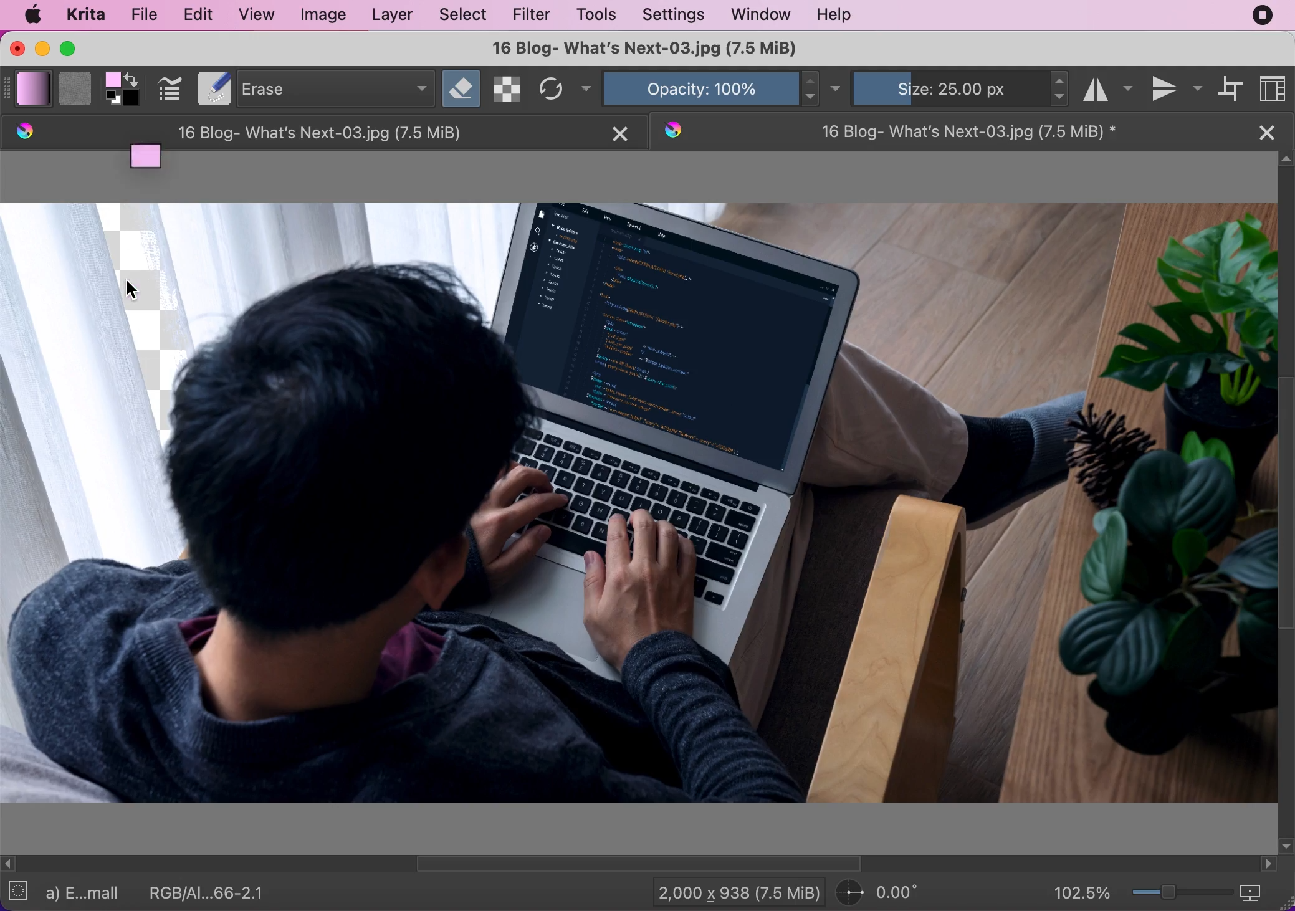  Describe the element at coordinates (1174, 88) in the screenshot. I see `vertical mirror tool` at that location.